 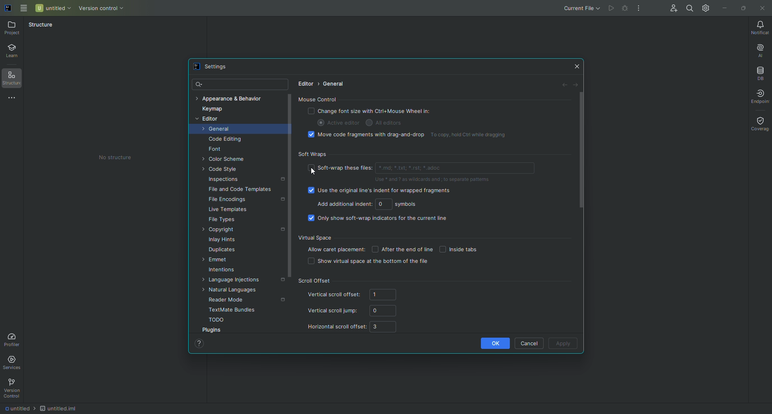 I want to click on Reader Mode, so click(x=227, y=299).